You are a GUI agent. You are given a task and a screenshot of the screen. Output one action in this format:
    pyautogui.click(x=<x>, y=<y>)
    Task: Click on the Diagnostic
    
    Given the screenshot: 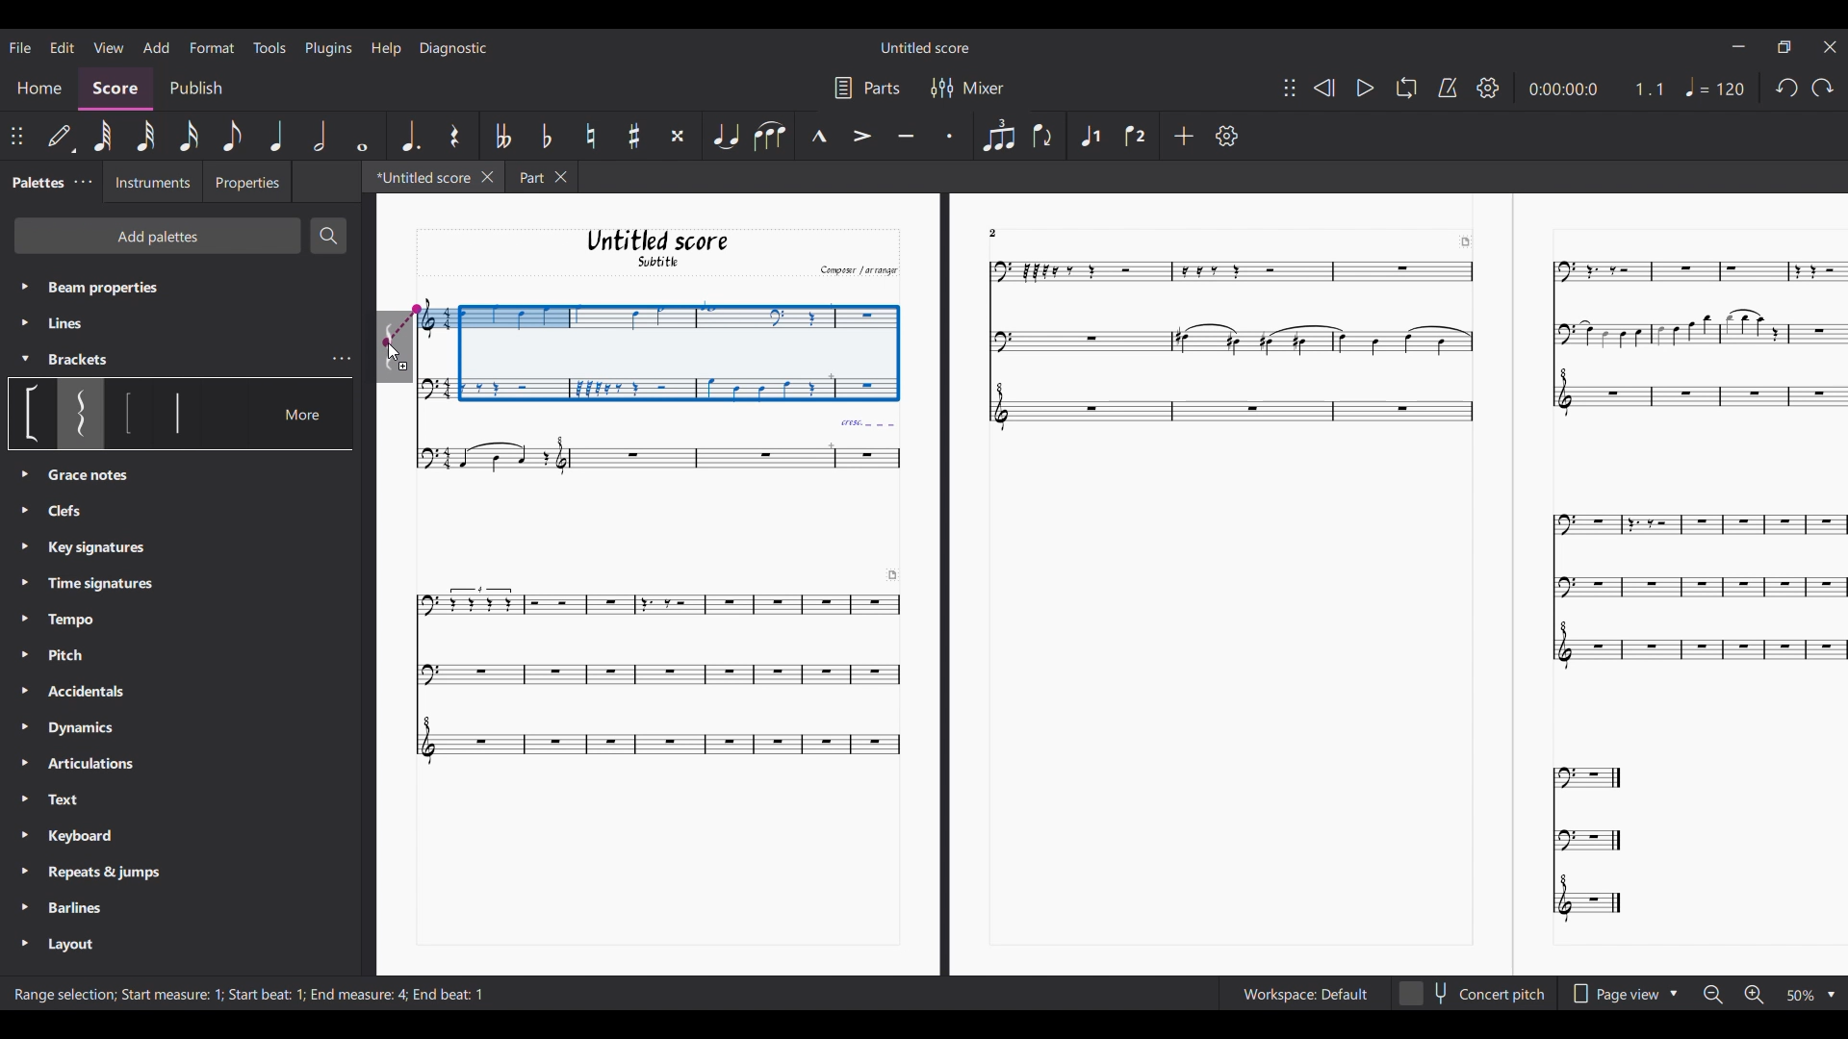 What is the action you would take?
    pyautogui.click(x=453, y=48)
    